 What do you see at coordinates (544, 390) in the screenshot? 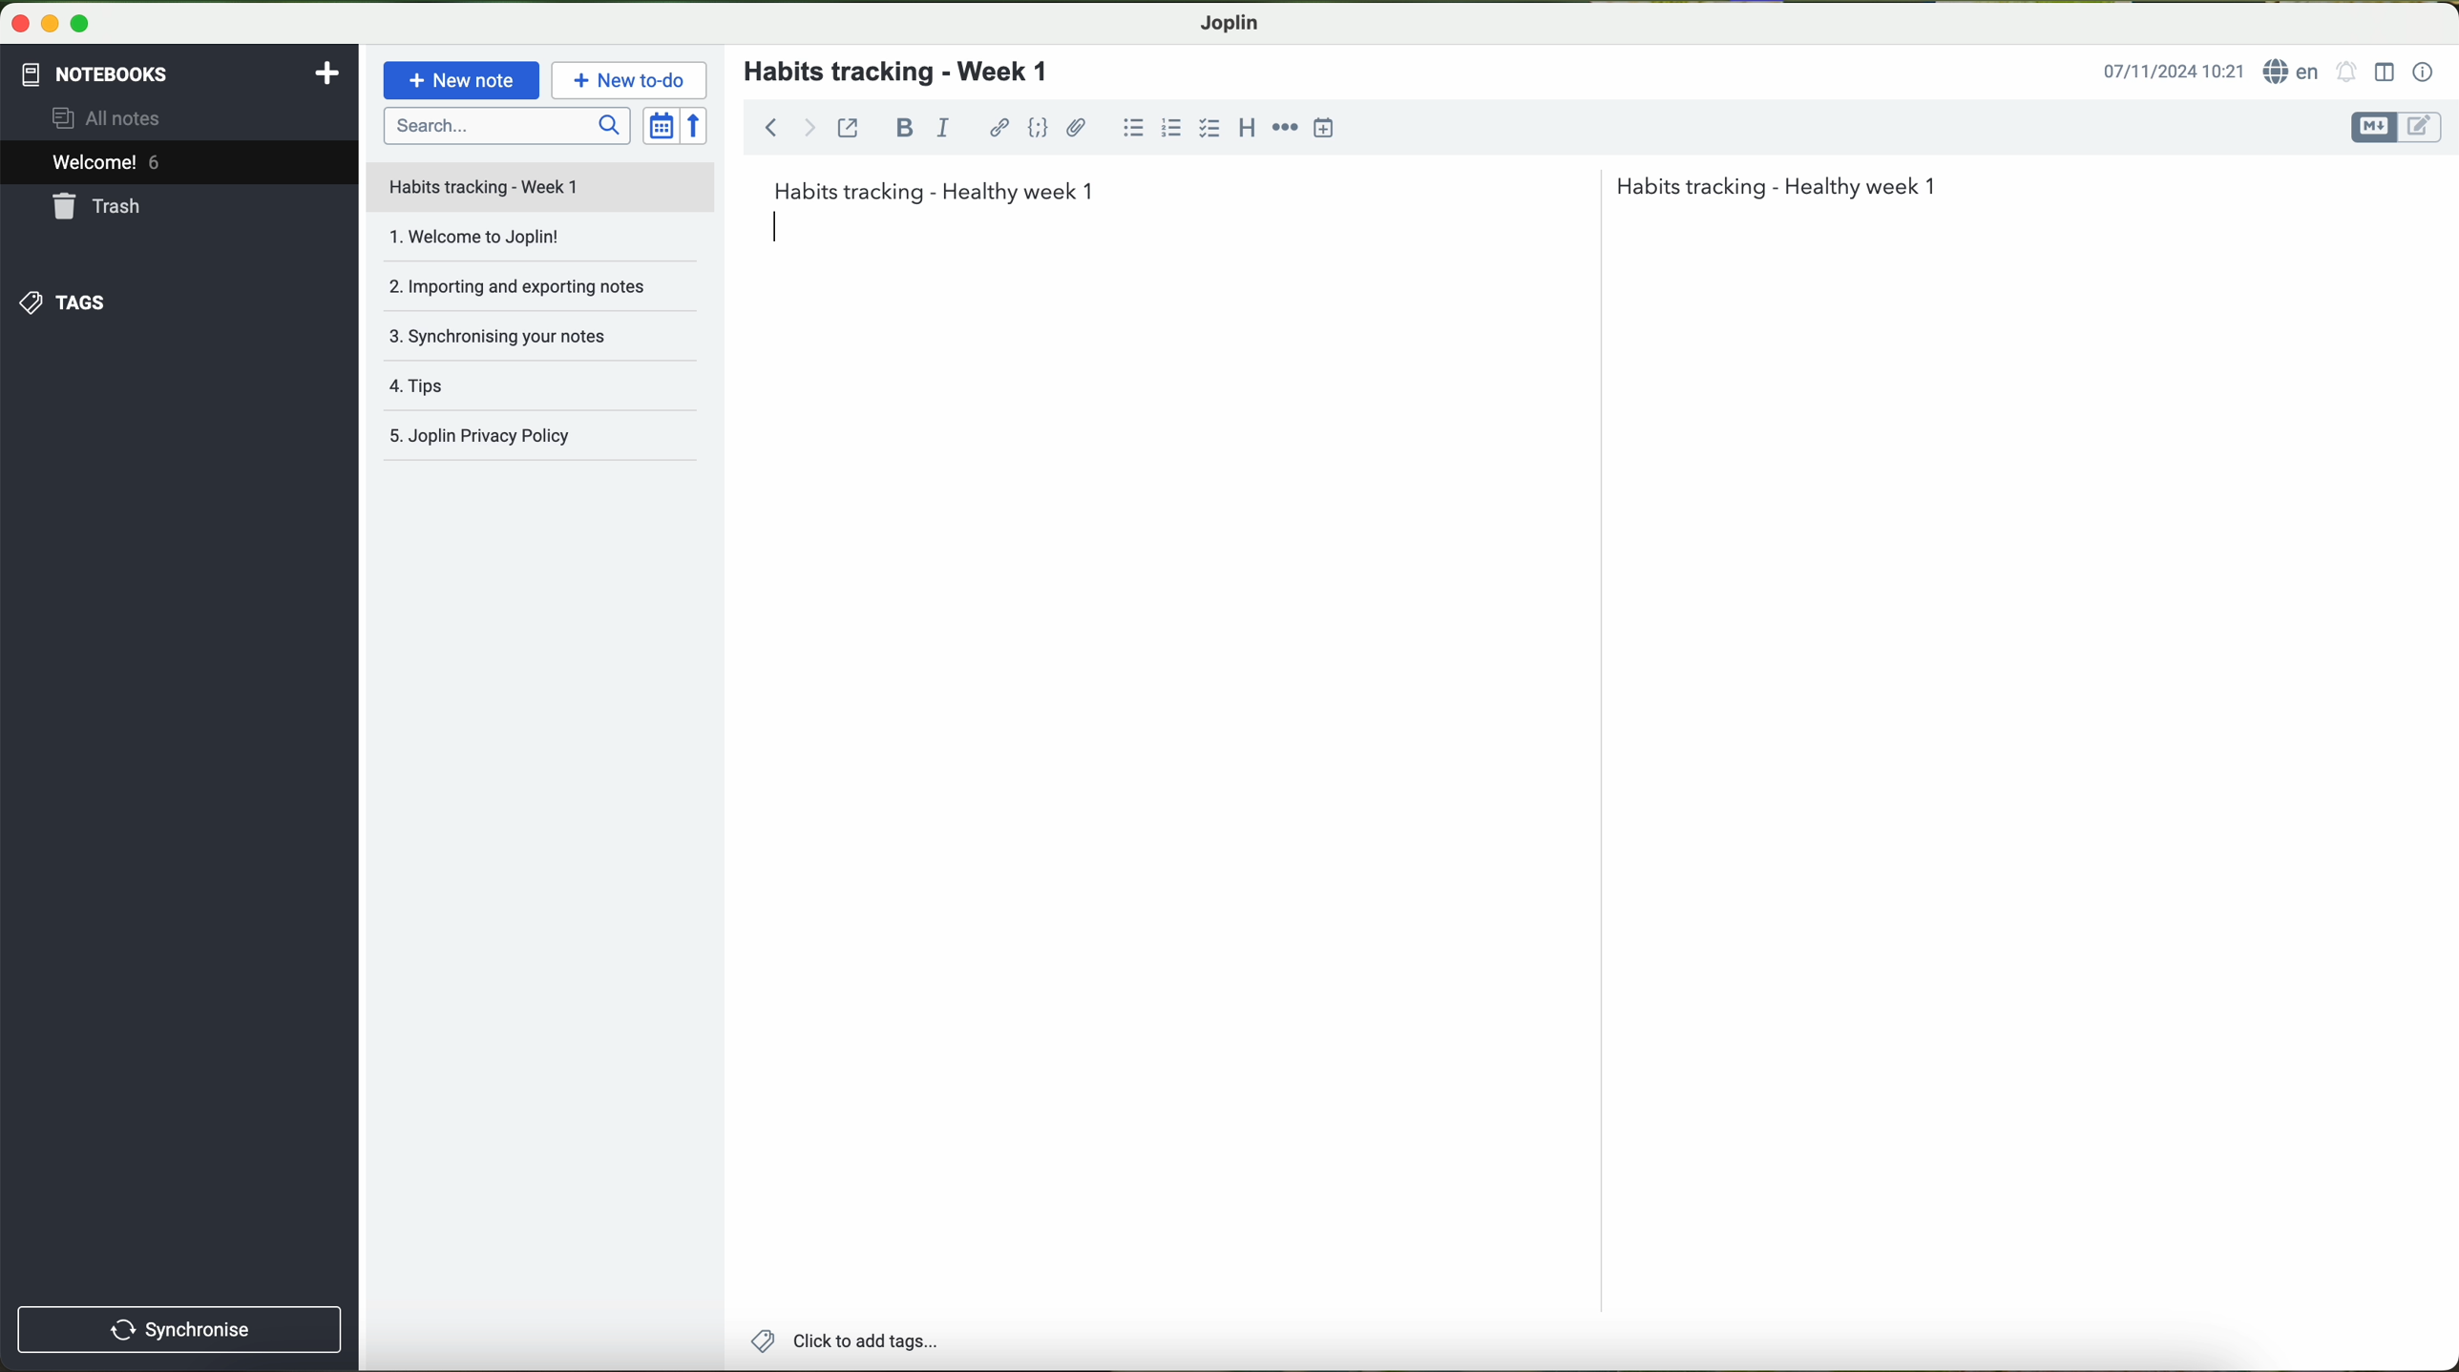
I see `tips` at bounding box center [544, 390].